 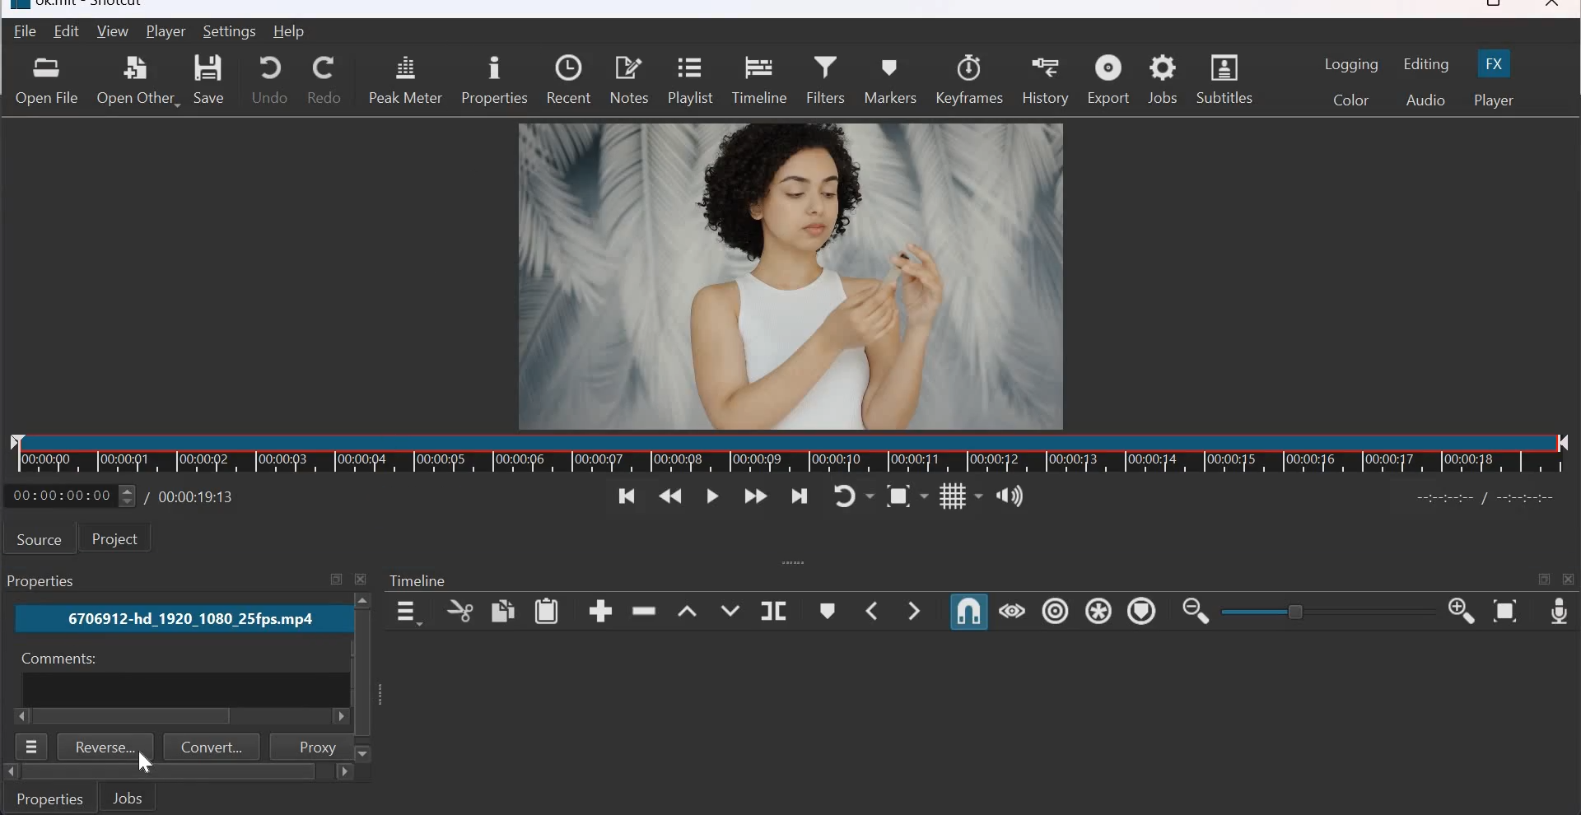 I want to click on Skip to the next point, so click(x=800, y=496).